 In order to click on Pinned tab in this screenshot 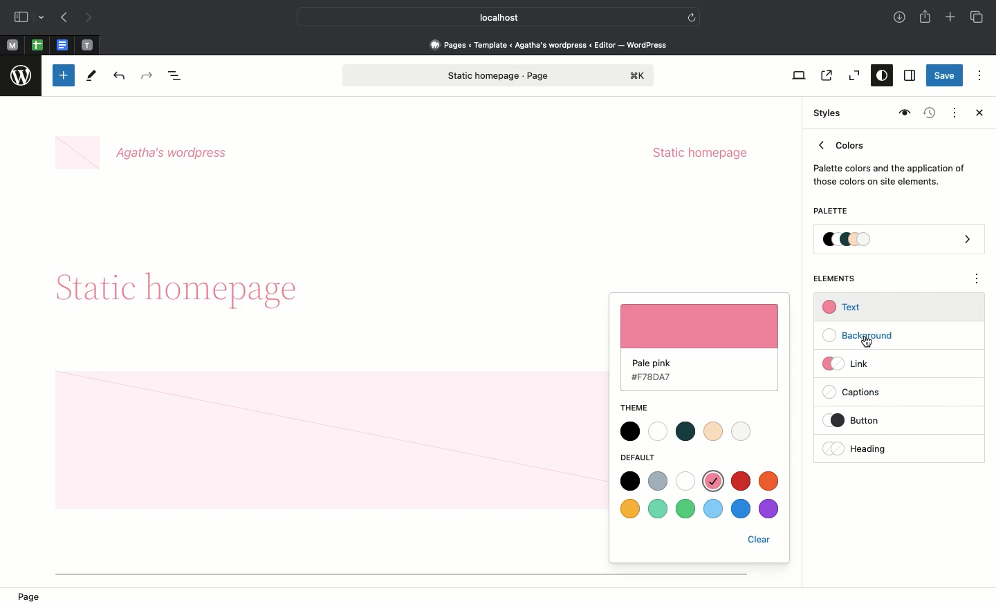, I will do `click(12, 46)`.